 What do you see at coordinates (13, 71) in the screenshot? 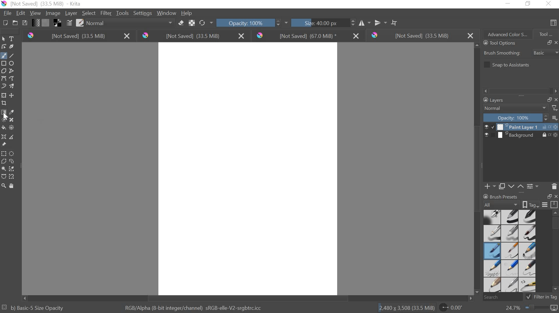
I see `polyline` at bounding box center [13, 71].